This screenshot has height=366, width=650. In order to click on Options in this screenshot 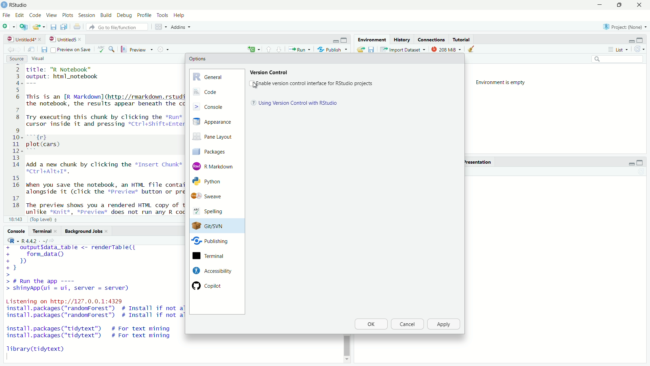, I will do `click(198, 59)`.